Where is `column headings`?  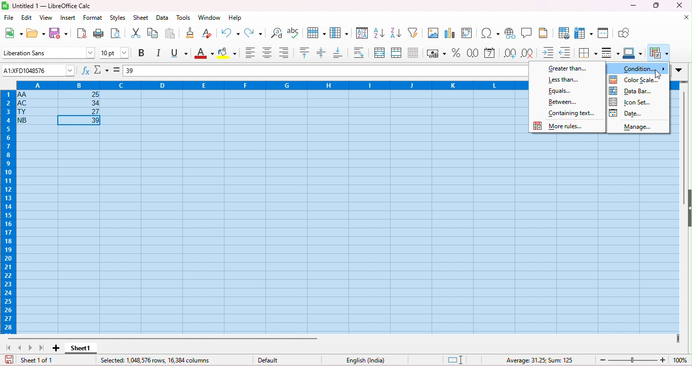
column headings is located at coordinates (271, 85).